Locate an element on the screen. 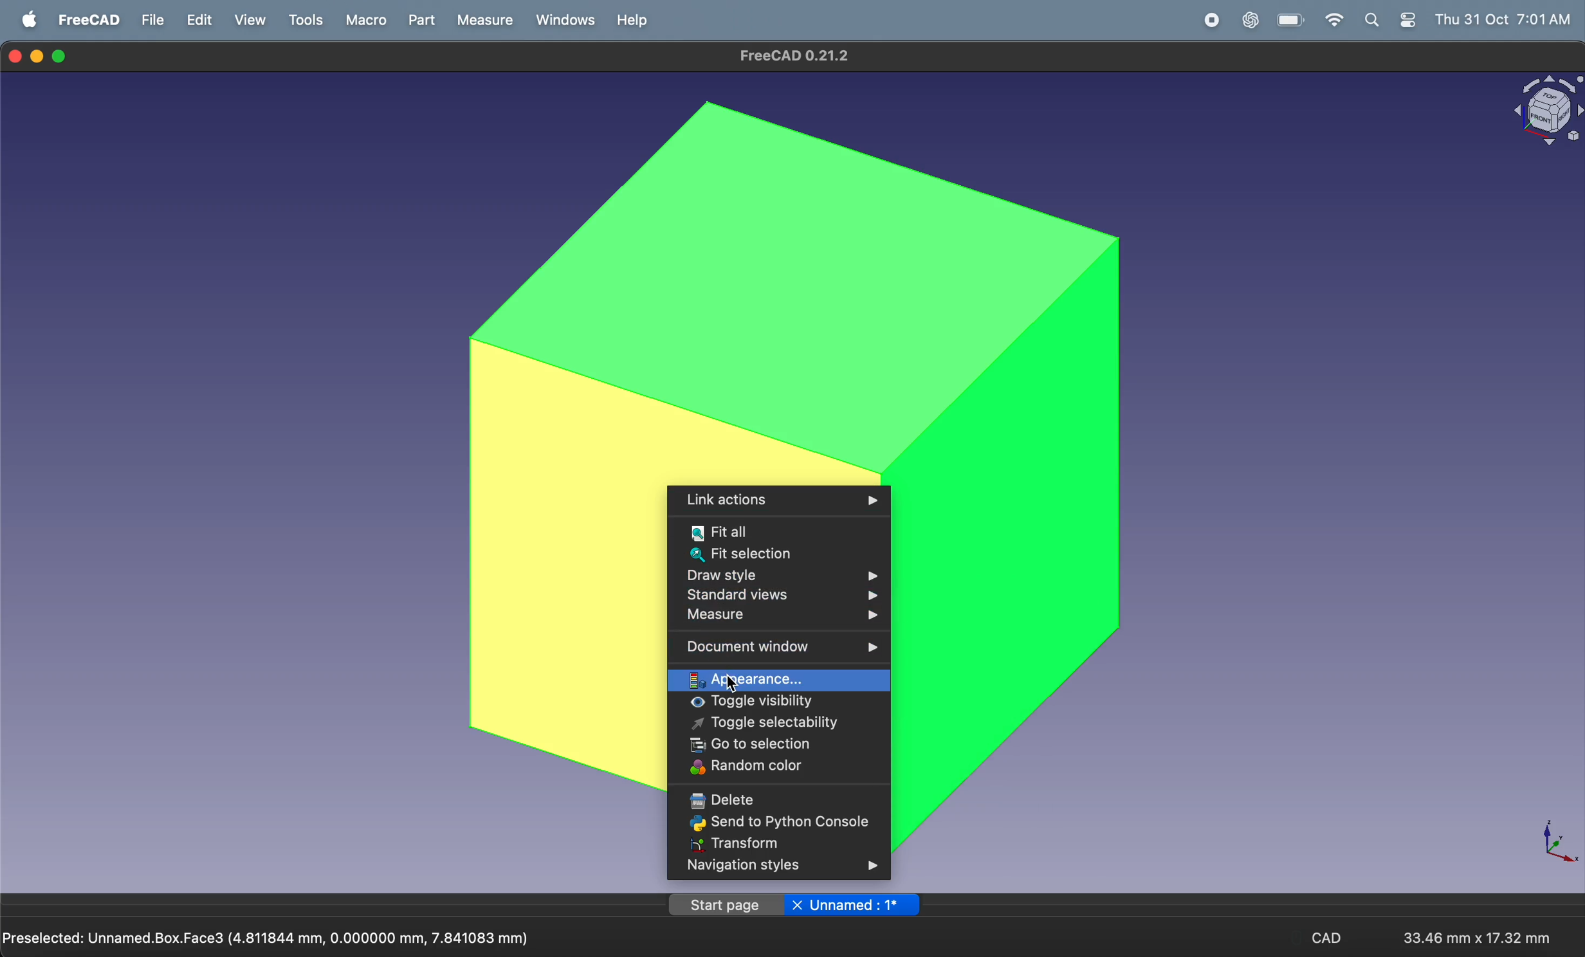 The height and width of the screenshot is (957, 1585). cursor is located at coordinates (730, 682).